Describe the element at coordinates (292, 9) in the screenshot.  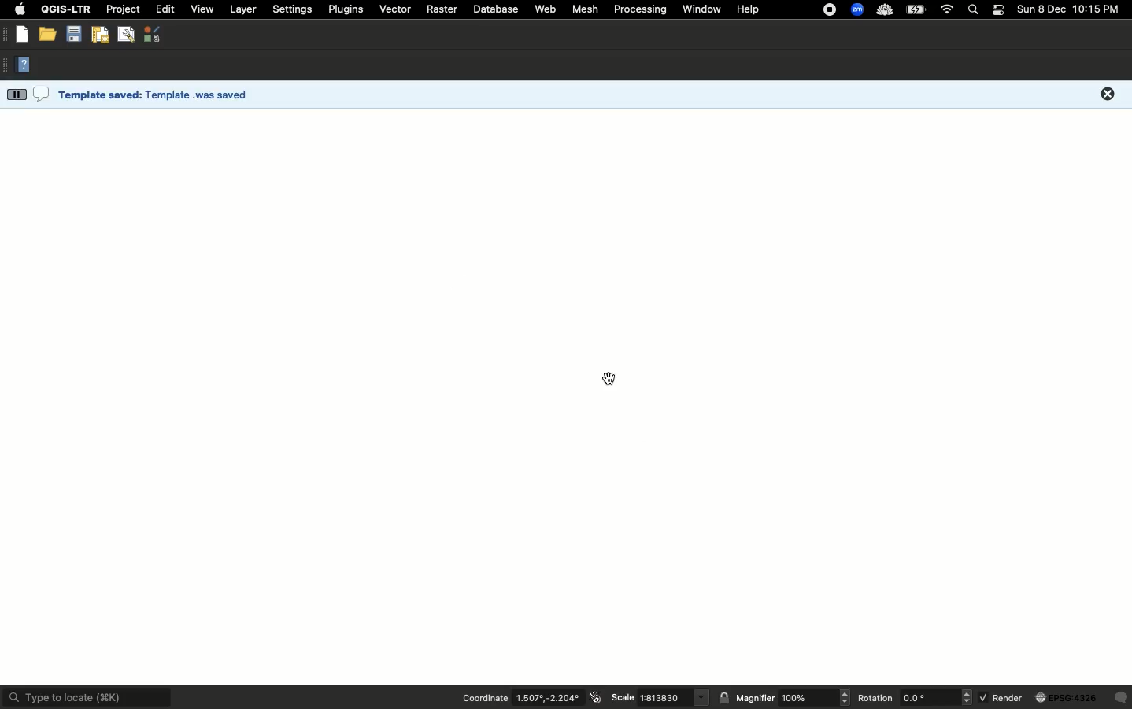
I see `Settings` at that location.